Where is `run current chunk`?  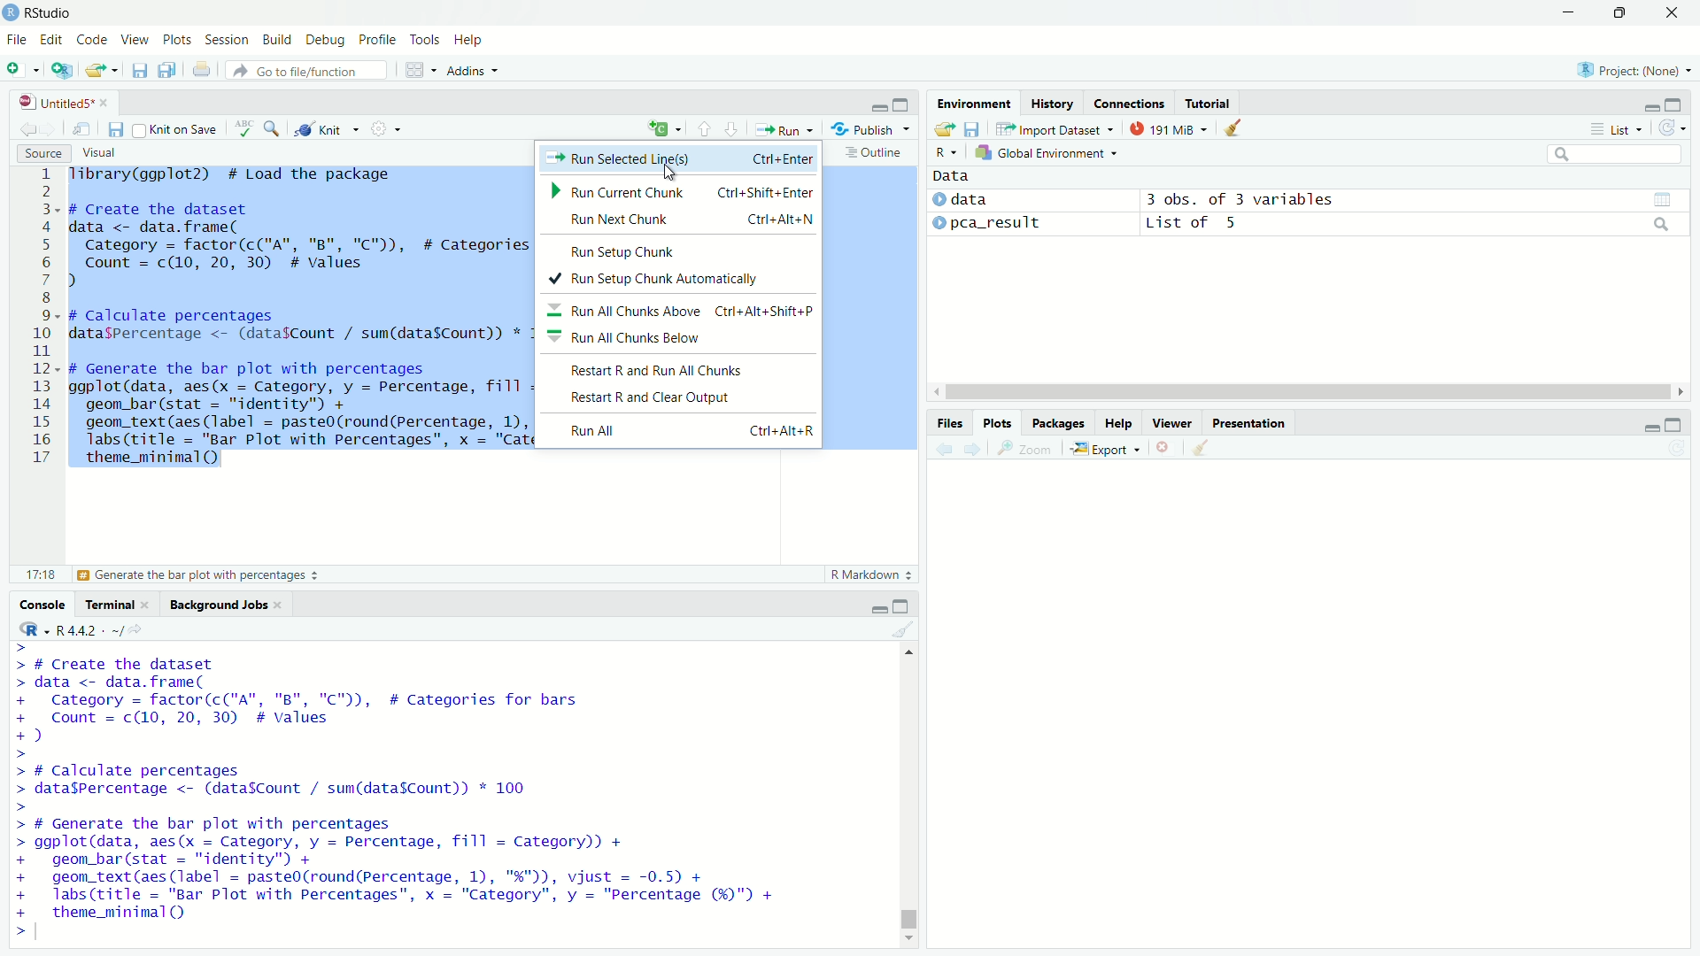 run current chunk is located at coordinates (682, 191).